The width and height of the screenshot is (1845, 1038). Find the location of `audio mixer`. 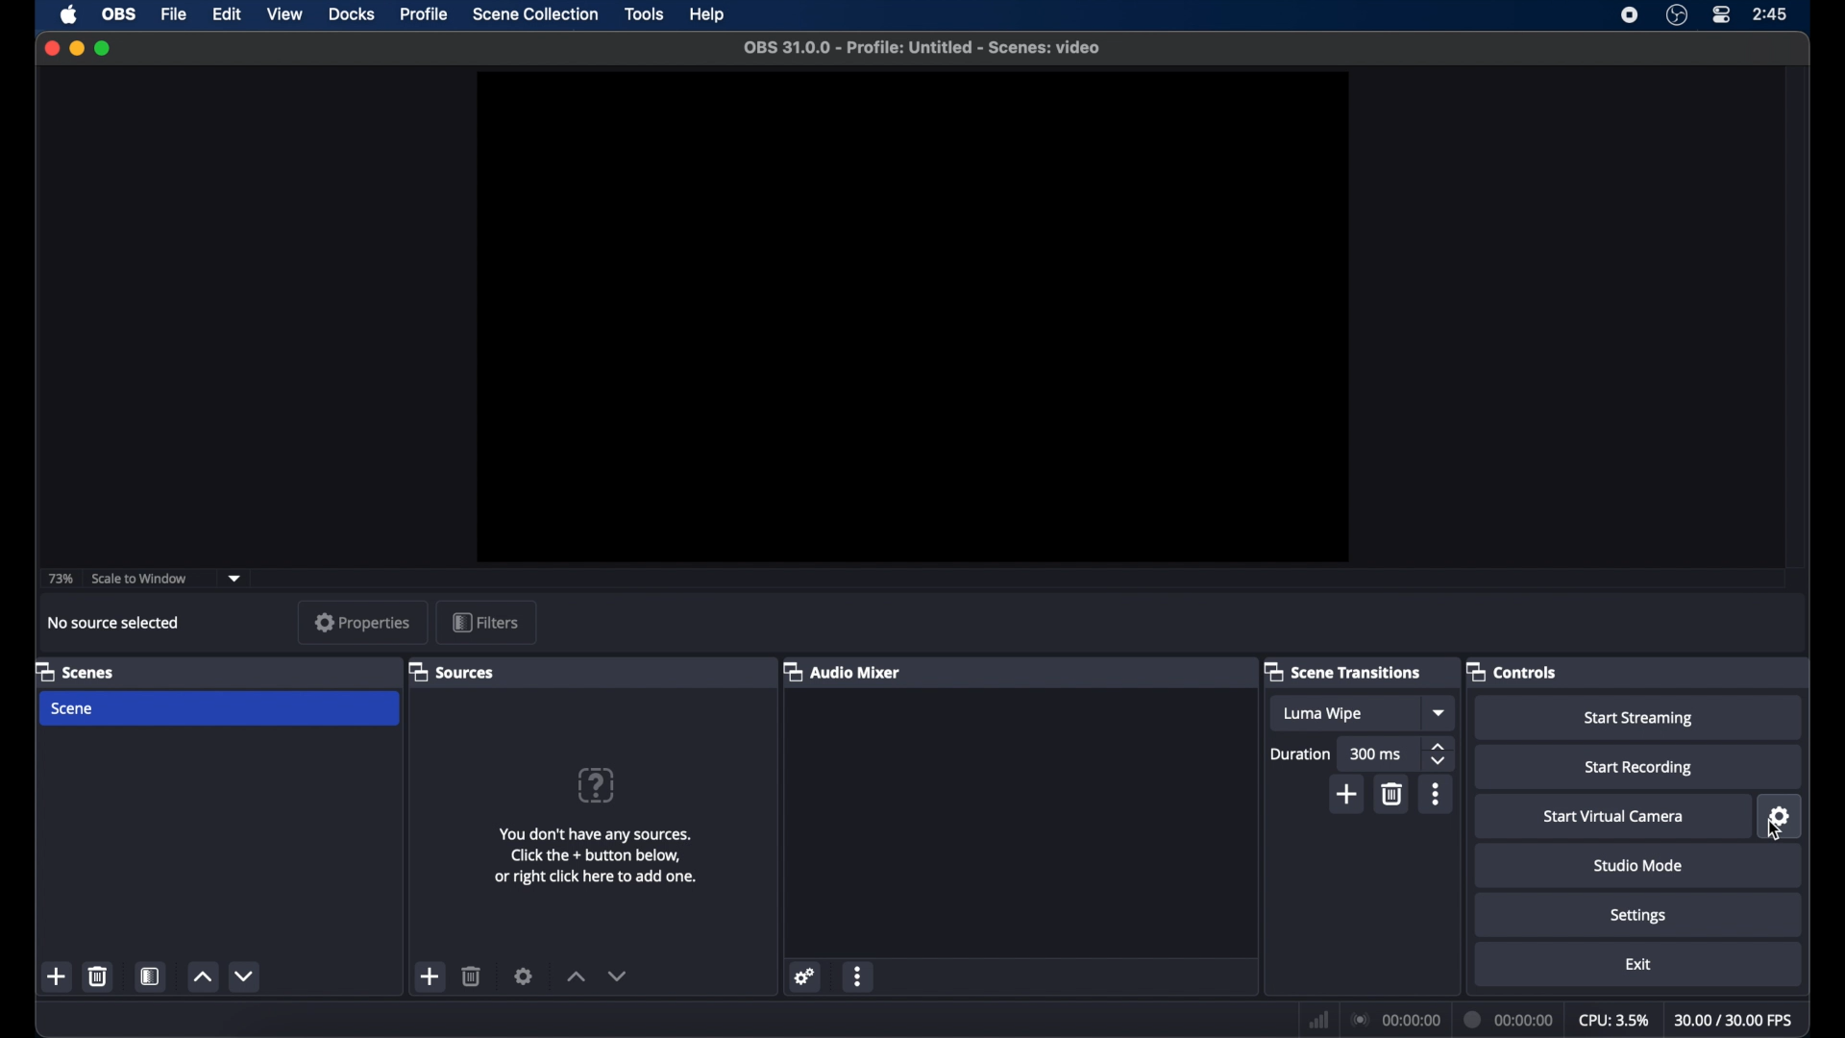

audio mixer is located at coordinates (843, 673).